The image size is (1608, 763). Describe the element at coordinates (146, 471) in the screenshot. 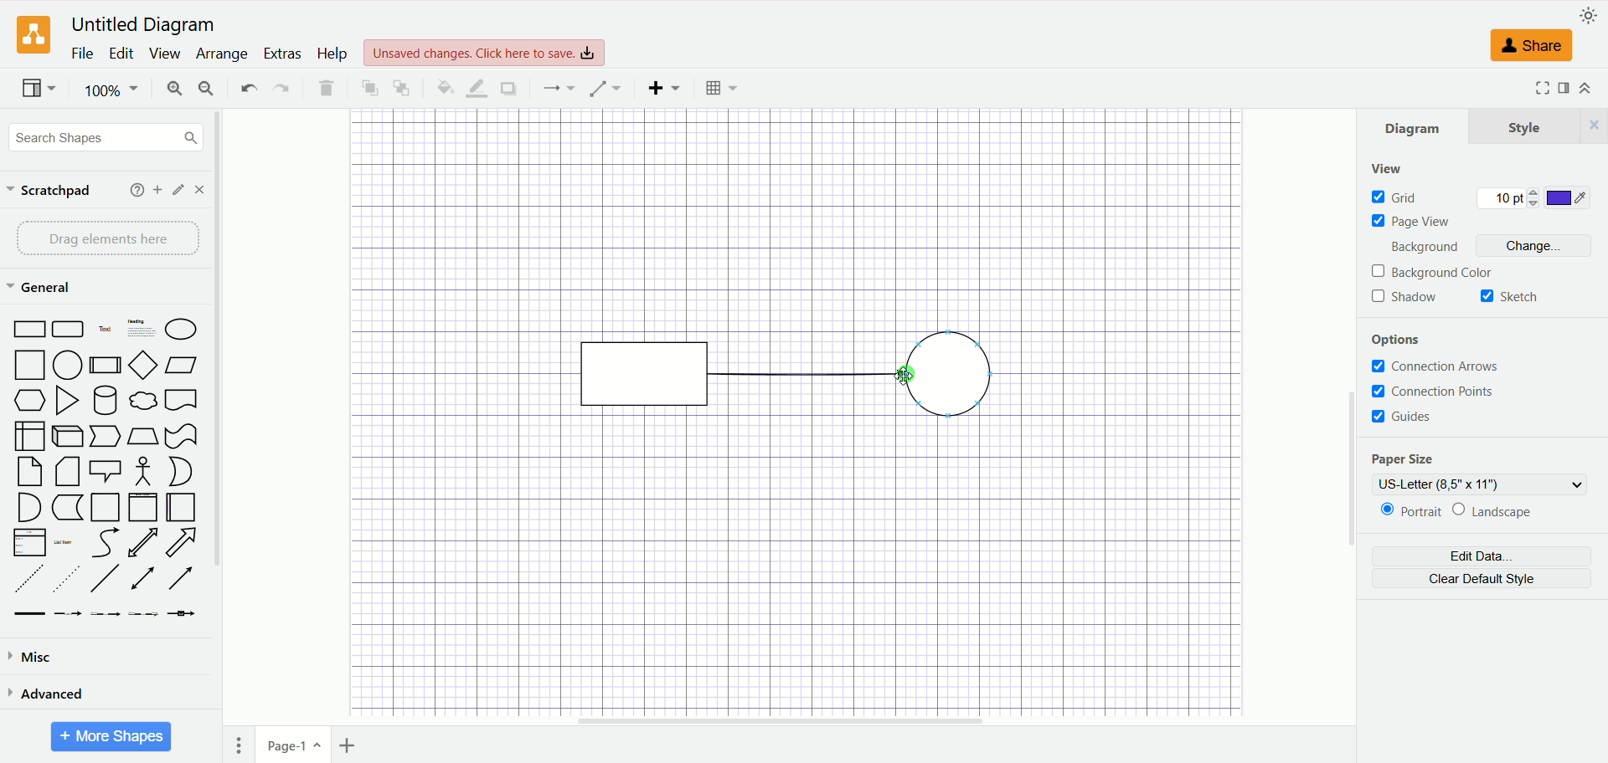

I see `Stick Figure` at that location.